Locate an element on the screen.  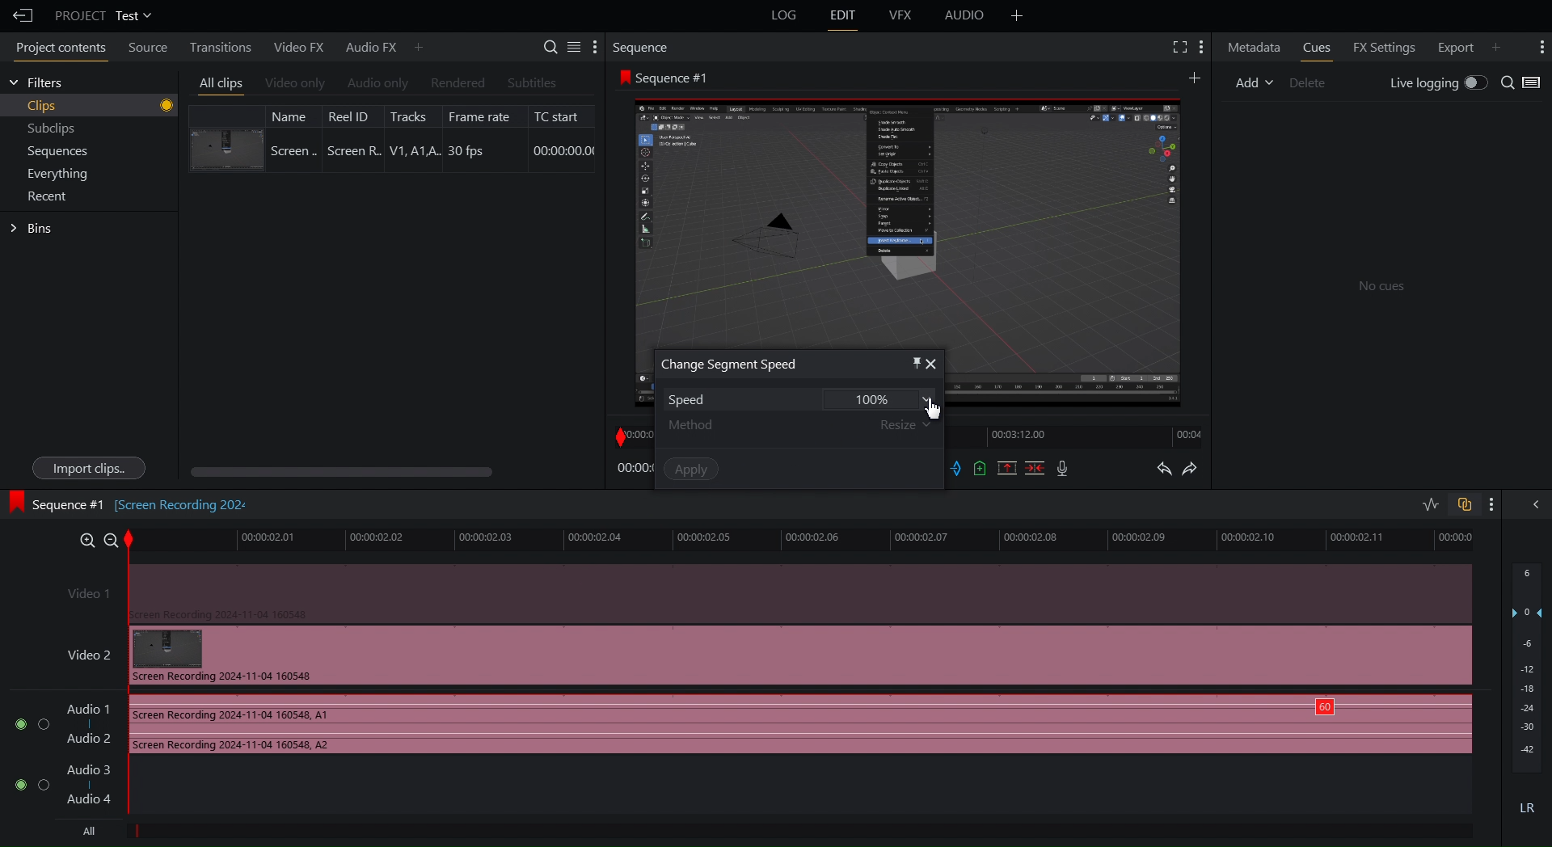
More is located at coordinates (420, 46).